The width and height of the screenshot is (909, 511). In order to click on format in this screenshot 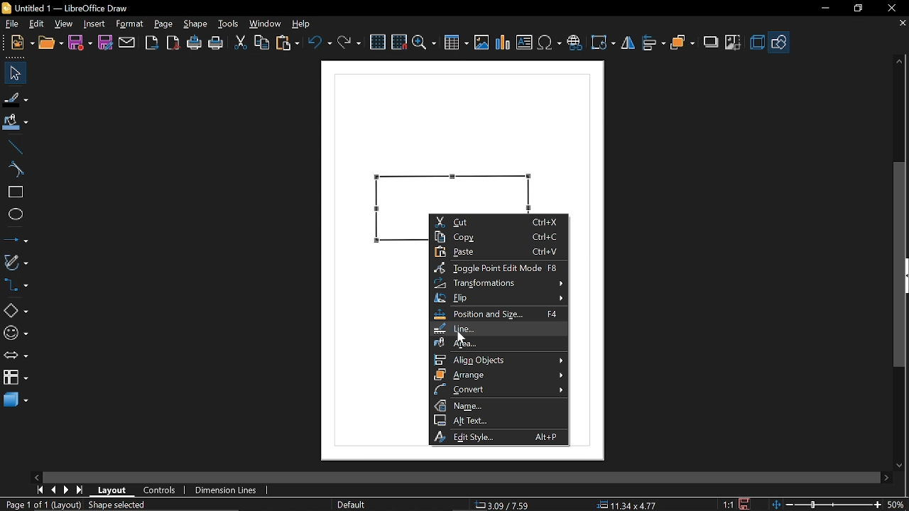, I will do `click(132, 24)`.